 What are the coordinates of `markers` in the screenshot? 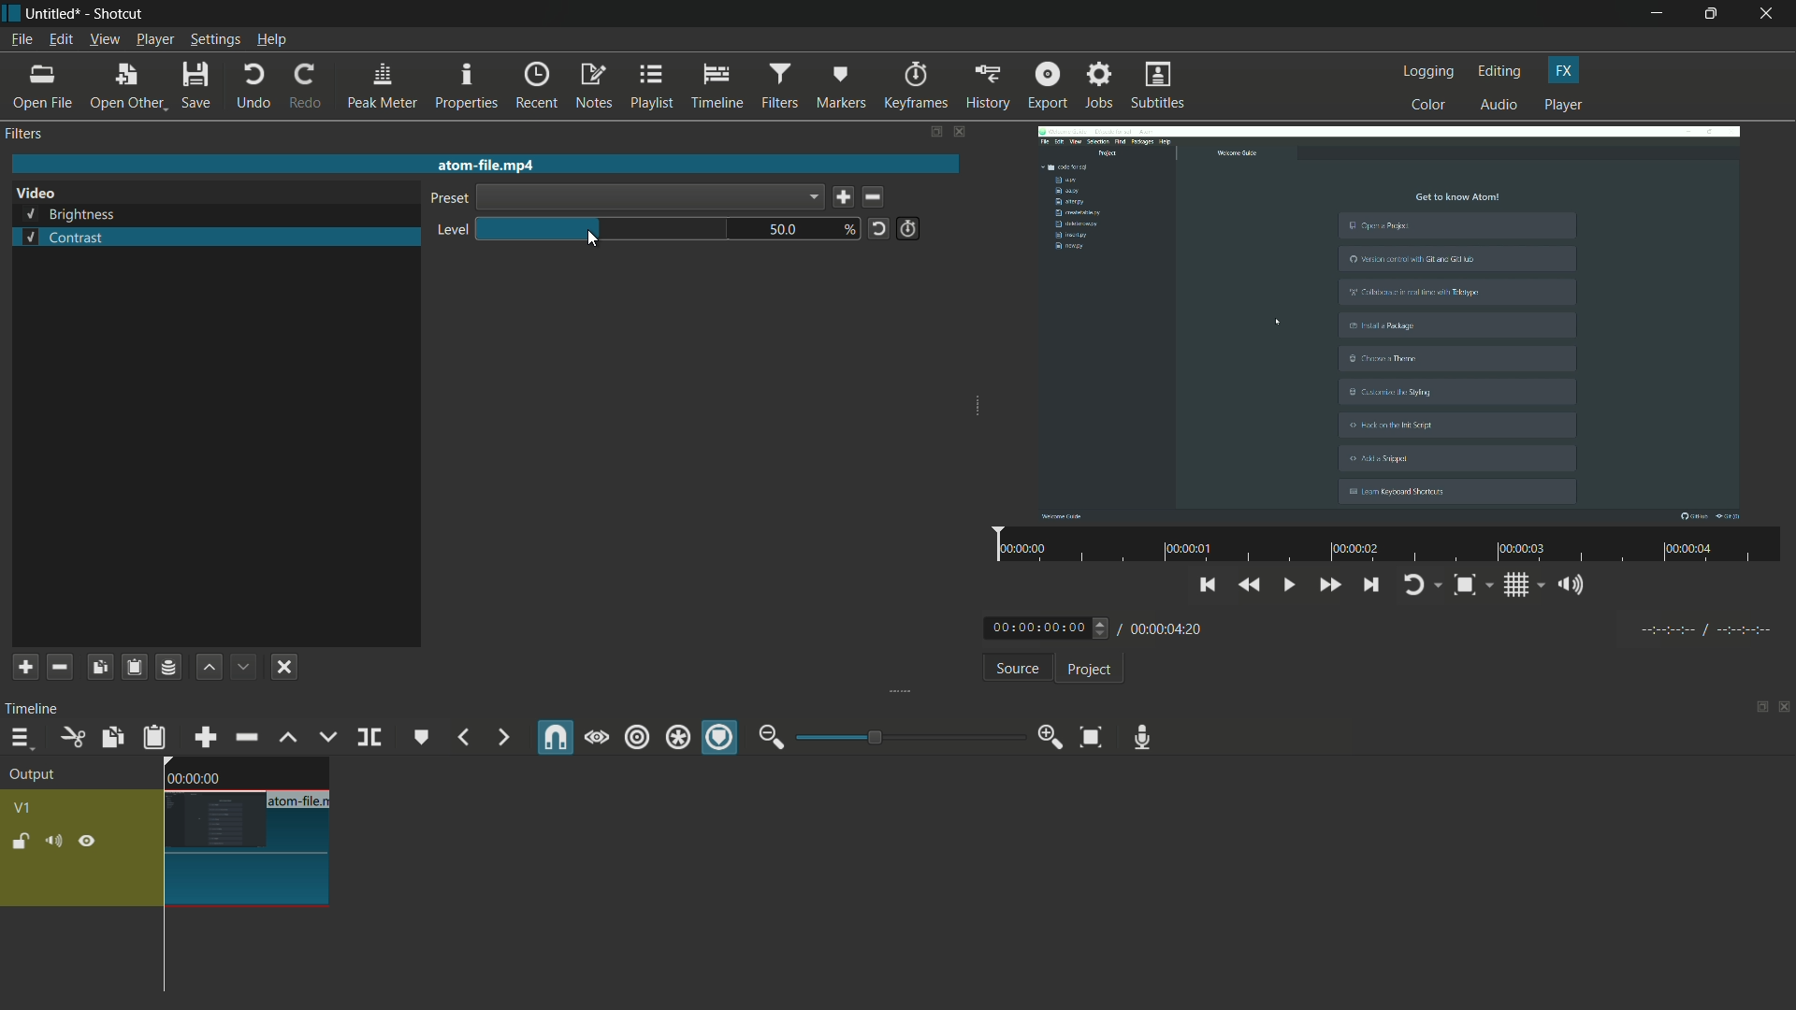 It's located at (841, 85).